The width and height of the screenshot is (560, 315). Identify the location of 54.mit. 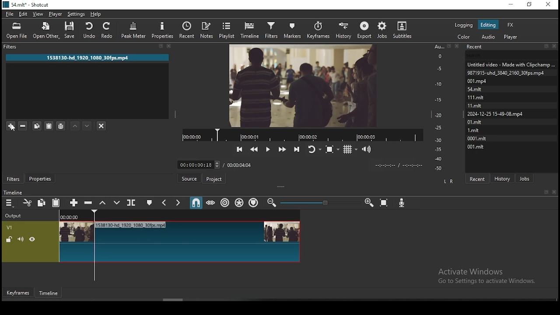
(474, 89).